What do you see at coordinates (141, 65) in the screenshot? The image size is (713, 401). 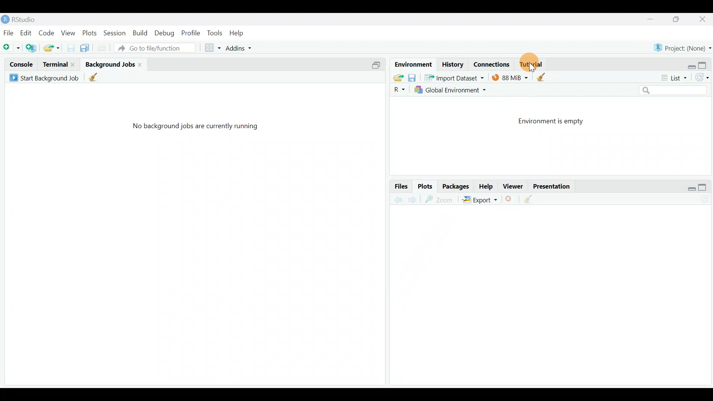 I see `close` at bounding box center [141, 65].